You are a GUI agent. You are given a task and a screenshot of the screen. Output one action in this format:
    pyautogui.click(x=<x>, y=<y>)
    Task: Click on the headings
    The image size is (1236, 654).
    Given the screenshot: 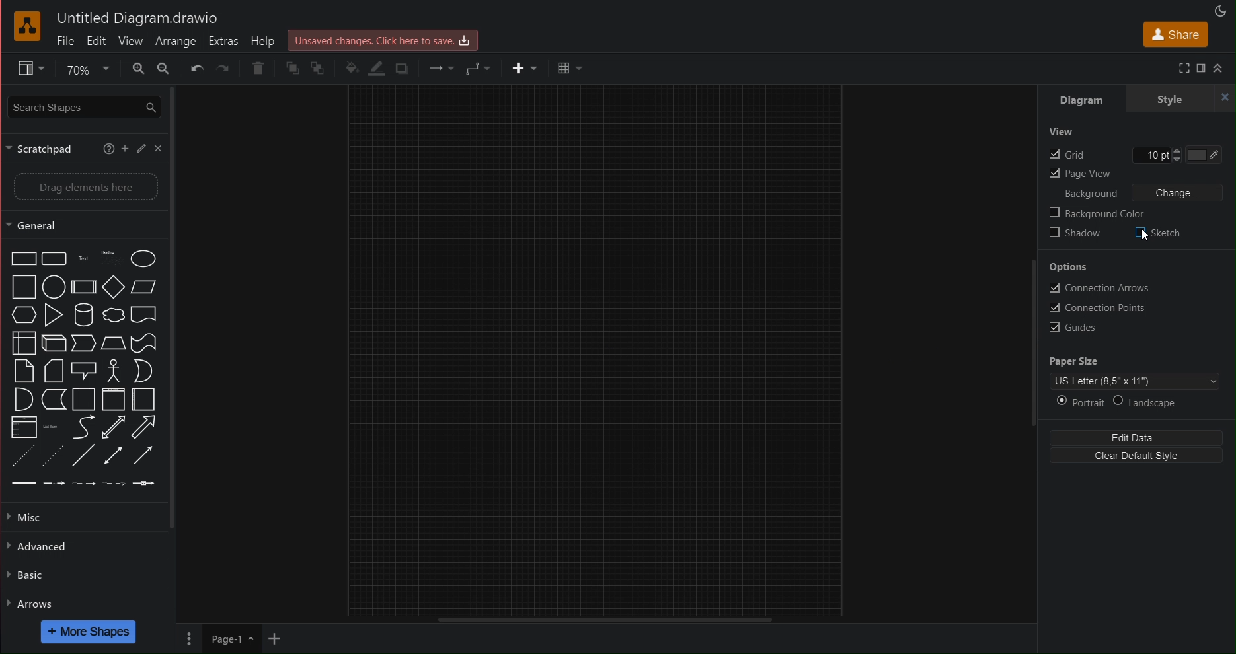 What is the action you would take?
    pyautogui.click(x=110, y=259)
    